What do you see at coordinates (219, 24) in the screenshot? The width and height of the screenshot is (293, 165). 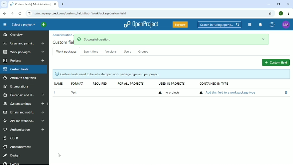 I see `Search in turing.openproject.com` at bounding box center [219, 24].